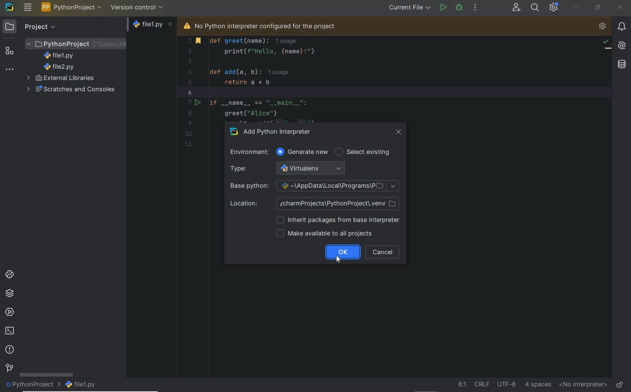 The width and height of the screenshot is (631, 392). I want to click on project name, so click(72, 7).